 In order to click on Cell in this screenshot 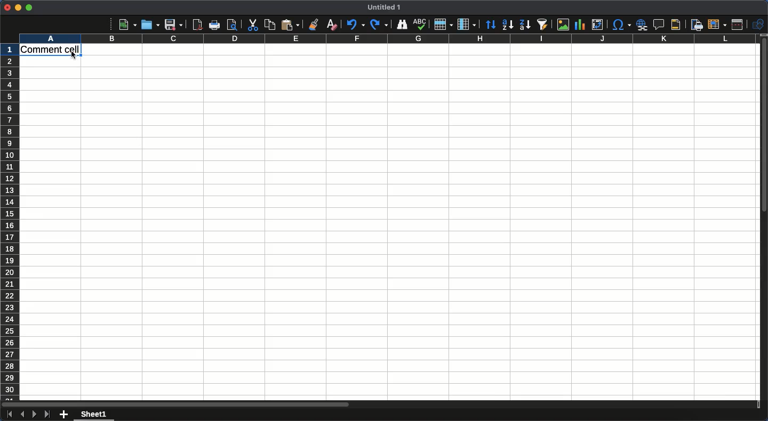, I will do `click(52, 51)`.